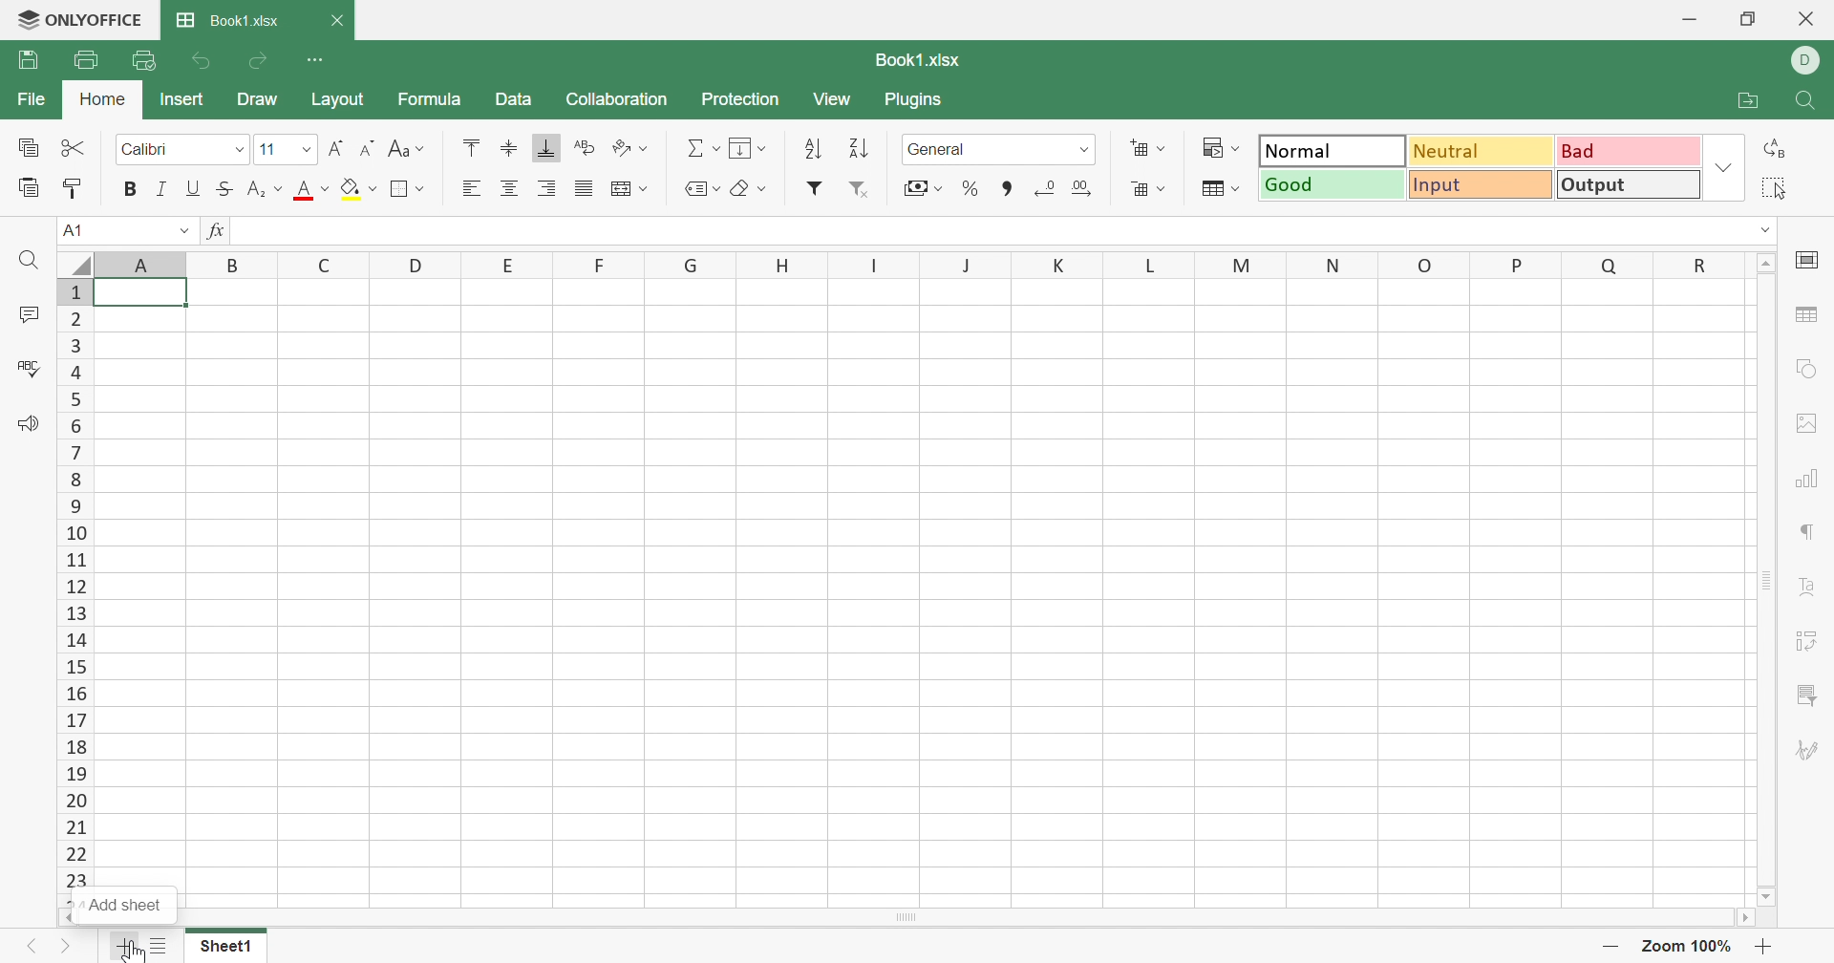 This screenshot has width=1834, height=963. I want to click on Previous, so click(29, 941).